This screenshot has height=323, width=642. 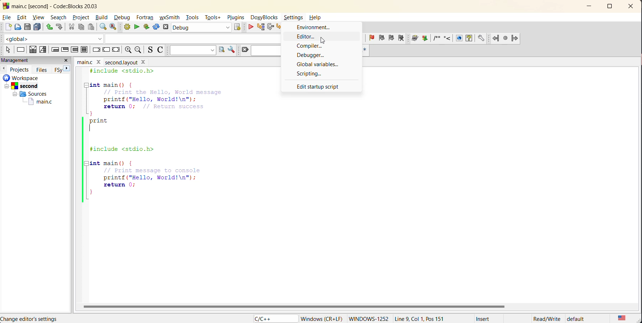 What do you see at coordinates (222, 50) in the screenshot?
I see `run search` at bounding box center [222, 50].